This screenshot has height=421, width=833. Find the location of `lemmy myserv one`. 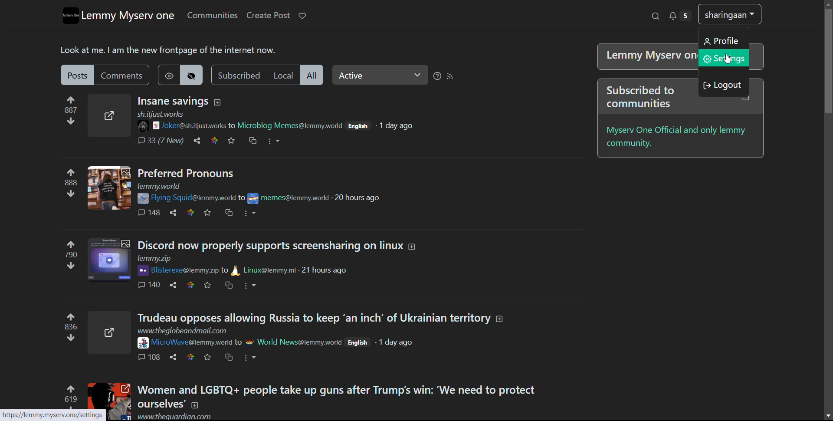

lemmy myserv one is located at coordinates (128, 16).